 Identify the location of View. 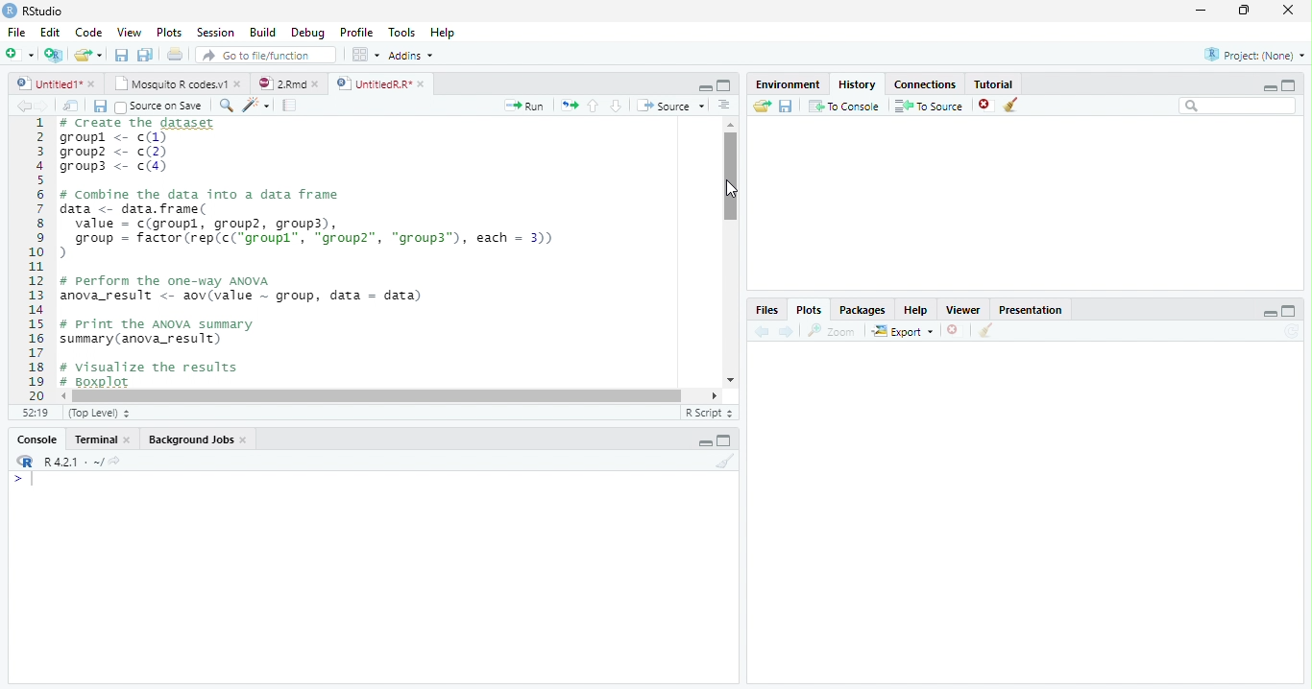
(129, 34).